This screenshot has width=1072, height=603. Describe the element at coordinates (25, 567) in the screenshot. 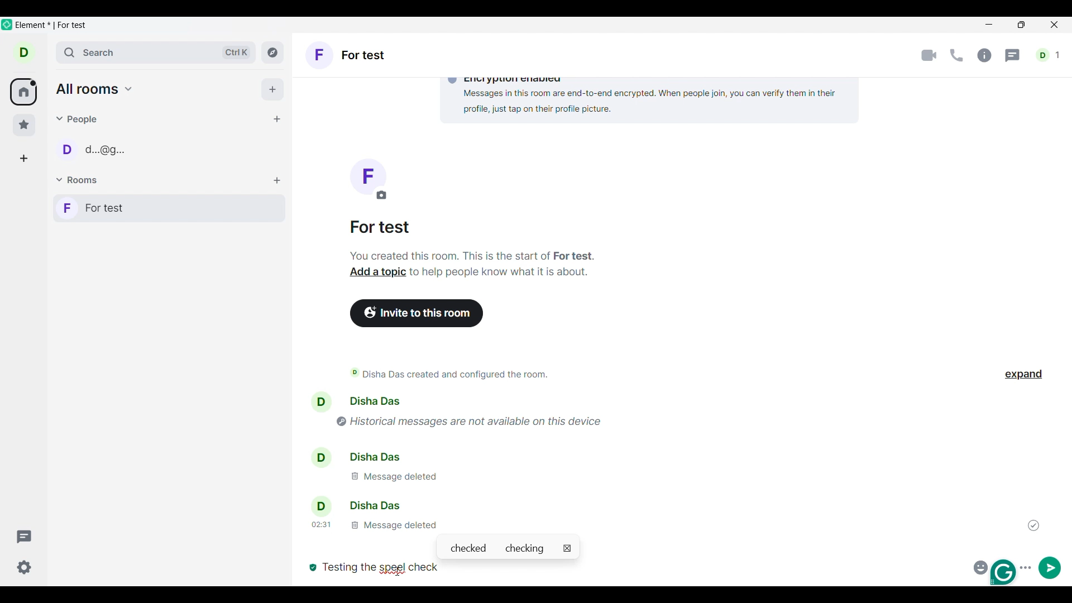

I see `Current settings` at that location.